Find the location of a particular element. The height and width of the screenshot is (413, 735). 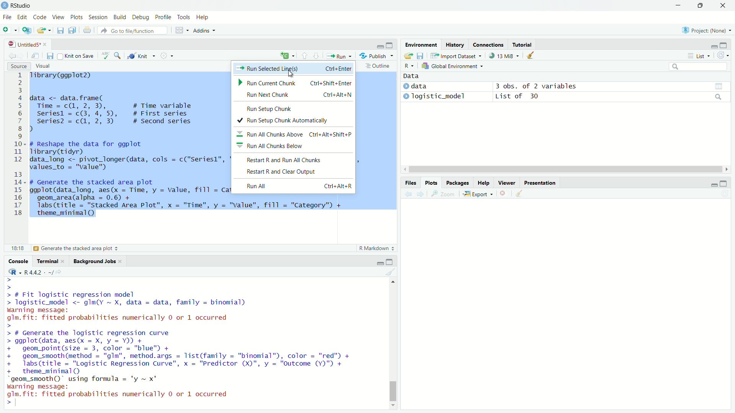

Build is located at coordinates (119, 18).